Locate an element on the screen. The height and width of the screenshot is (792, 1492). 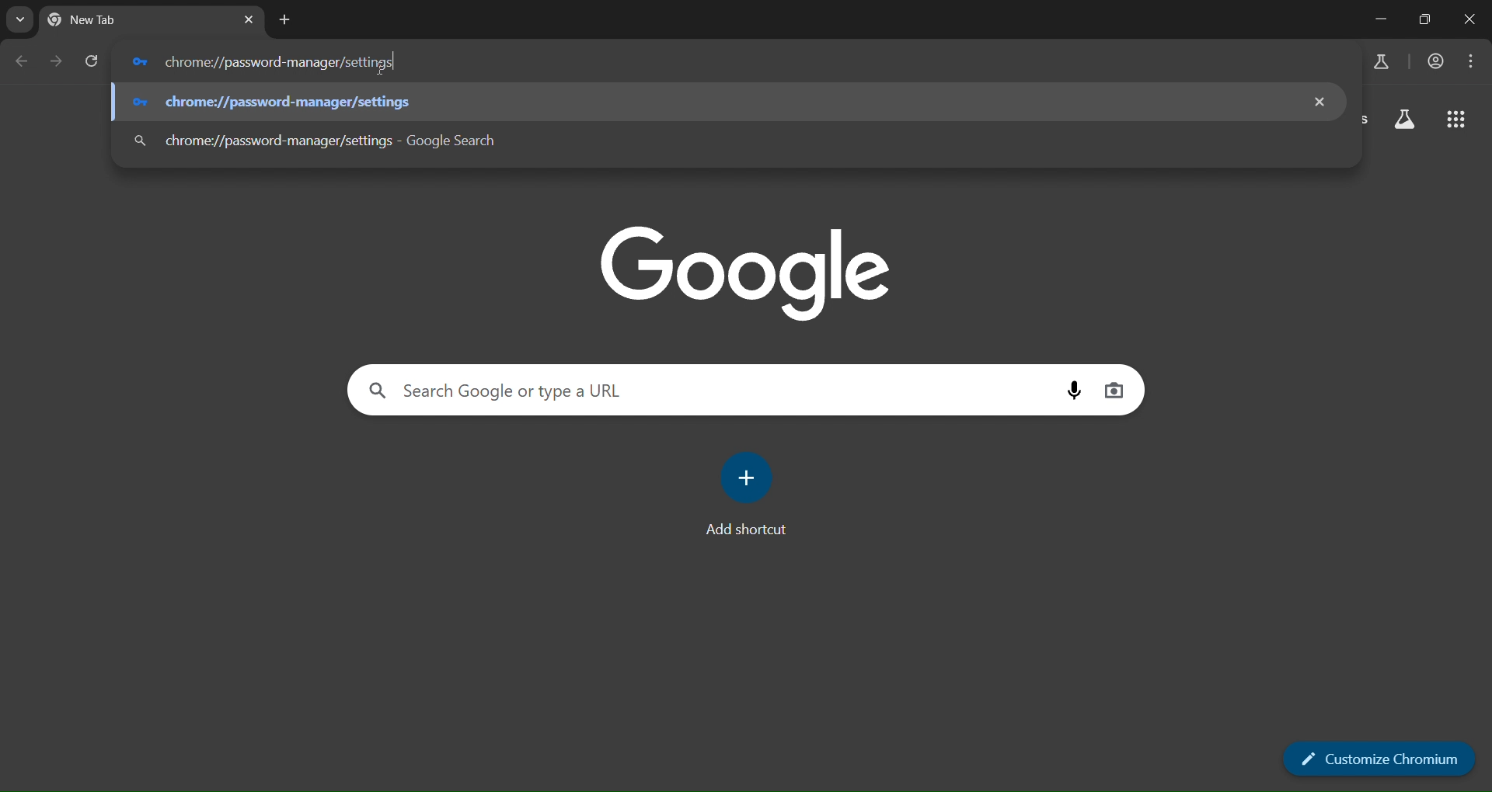
chrome://password-manager/settings - Google Search is located at coordinates (318, 139).